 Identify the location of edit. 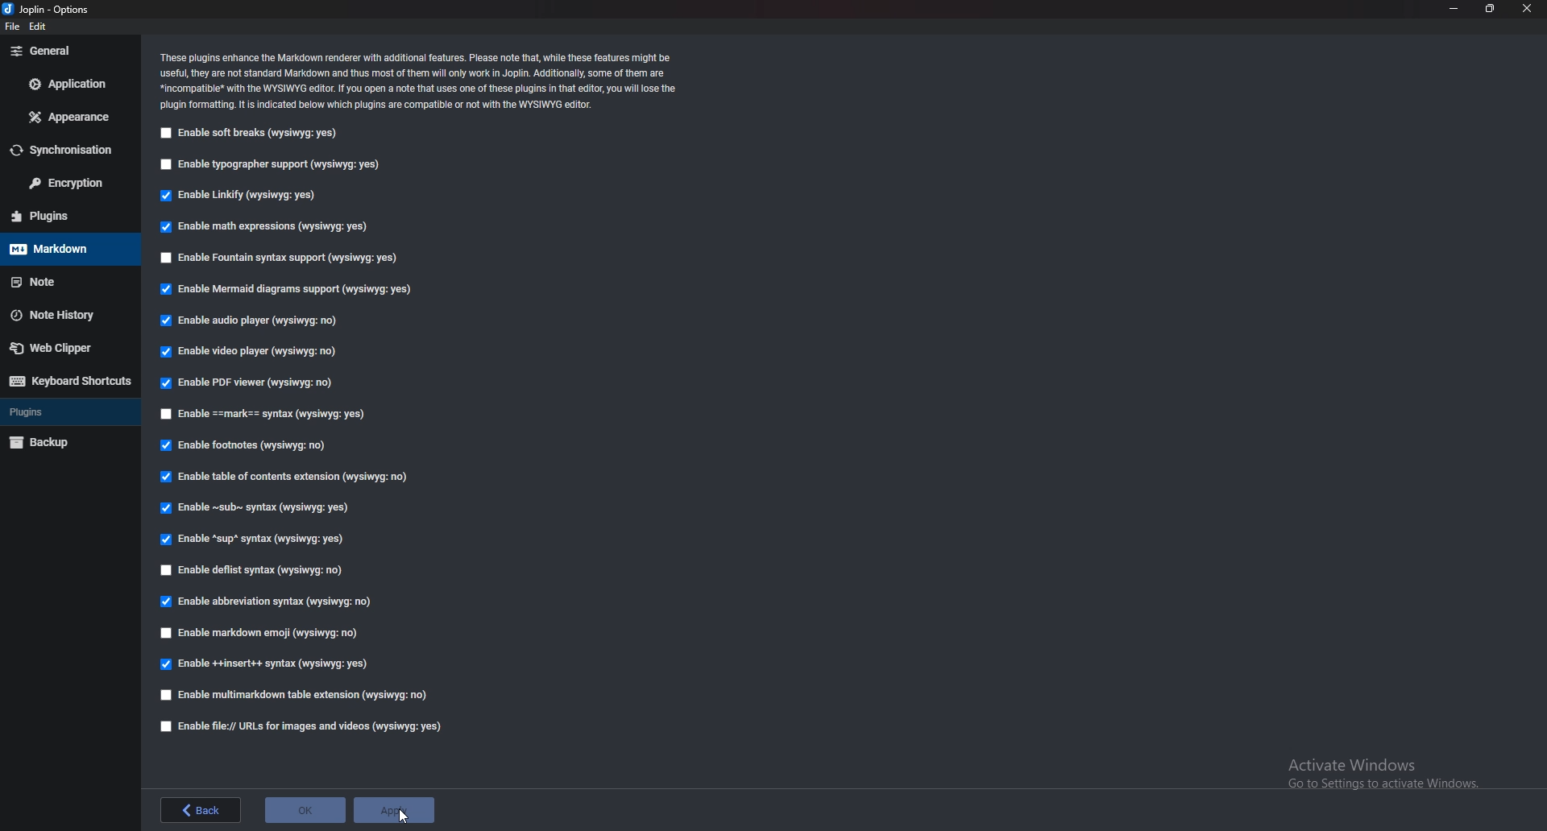
(41, 25).